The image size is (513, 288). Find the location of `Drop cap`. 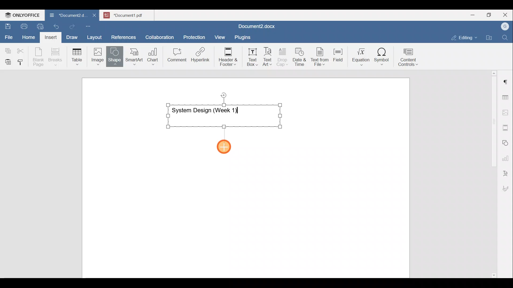

Drop cap is located at coordinates (283, 56).